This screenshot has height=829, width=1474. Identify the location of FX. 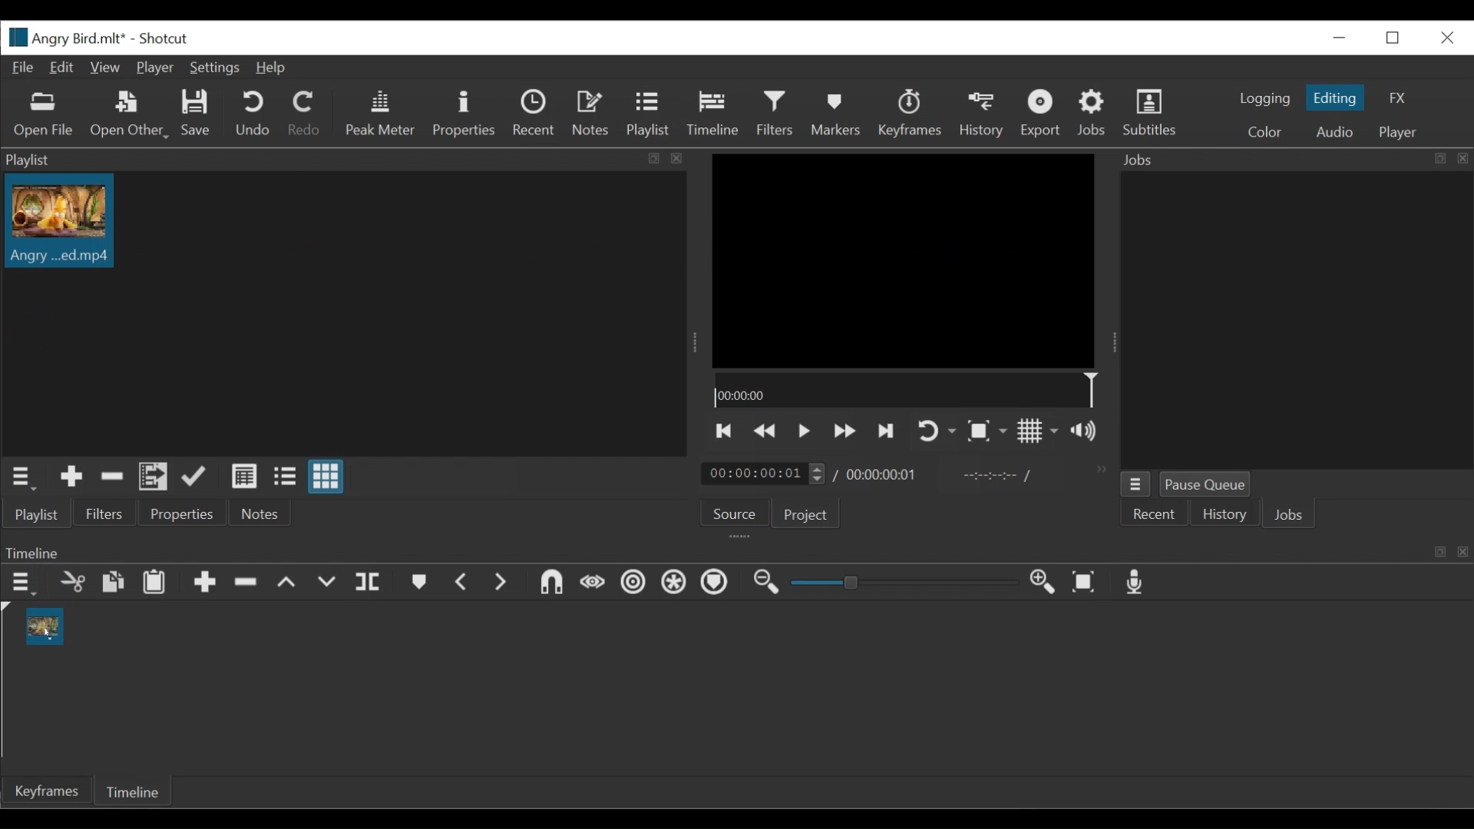
(1402, 100).